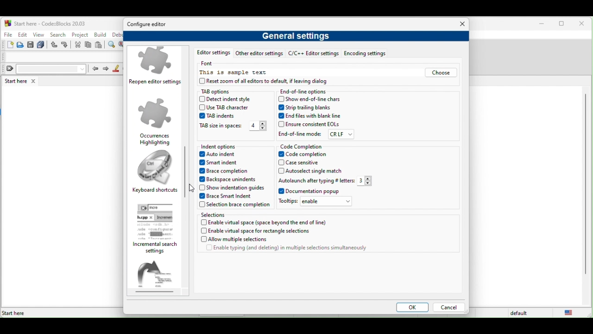 This screenshot has width=593, height=334. I want to click on show indentation guide, so click(231, 187).